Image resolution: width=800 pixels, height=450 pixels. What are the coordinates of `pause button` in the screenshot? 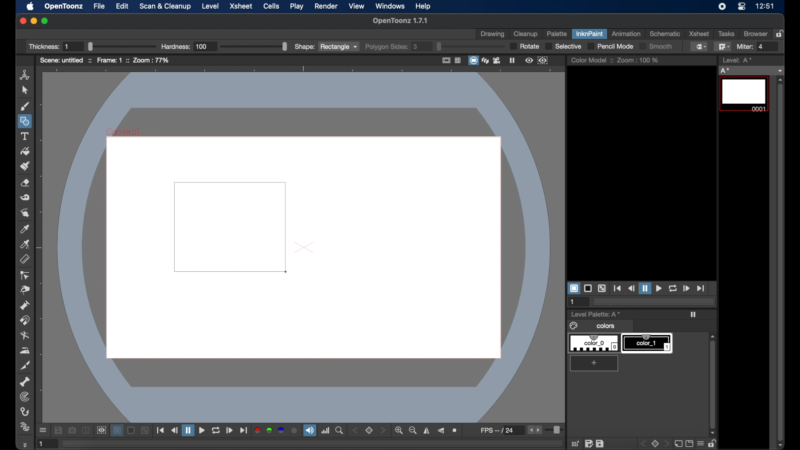 It's located at (645, 288).